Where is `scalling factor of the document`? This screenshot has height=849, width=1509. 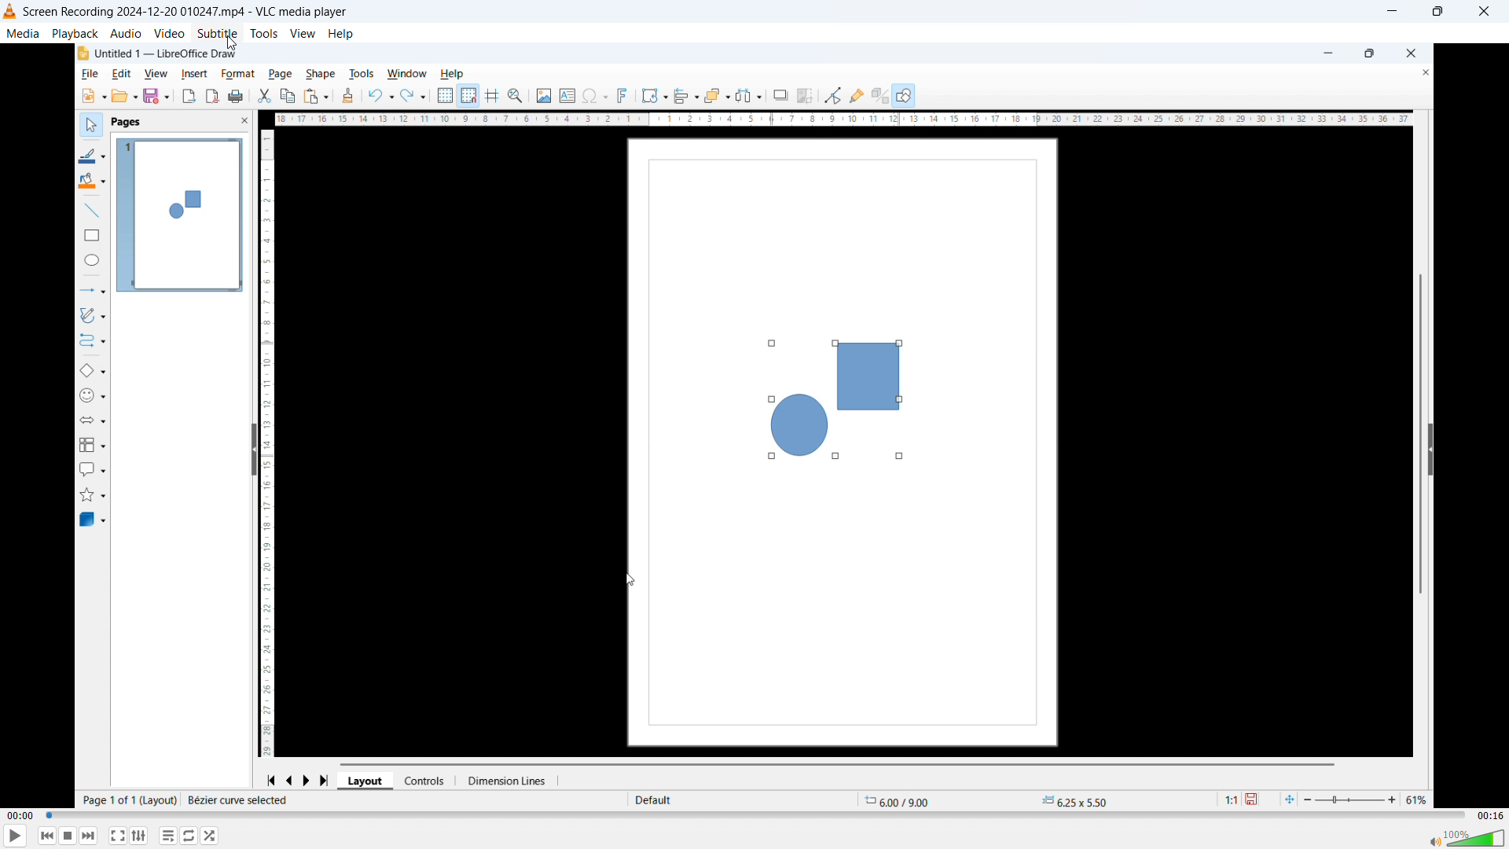 scalling factor of the document is located at coordinates (1227, 801).